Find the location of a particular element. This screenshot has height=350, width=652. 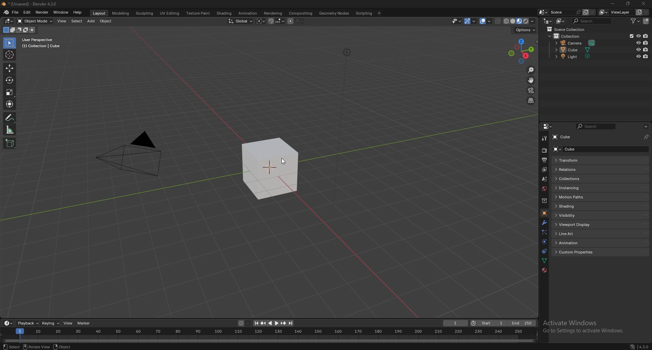

world is located at coordinates (543, 189).